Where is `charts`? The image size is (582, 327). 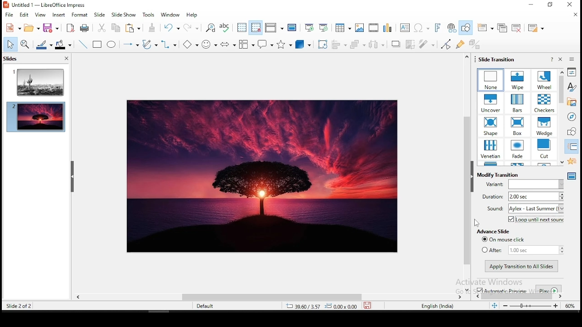
charts is located at coordinates (389, 28).